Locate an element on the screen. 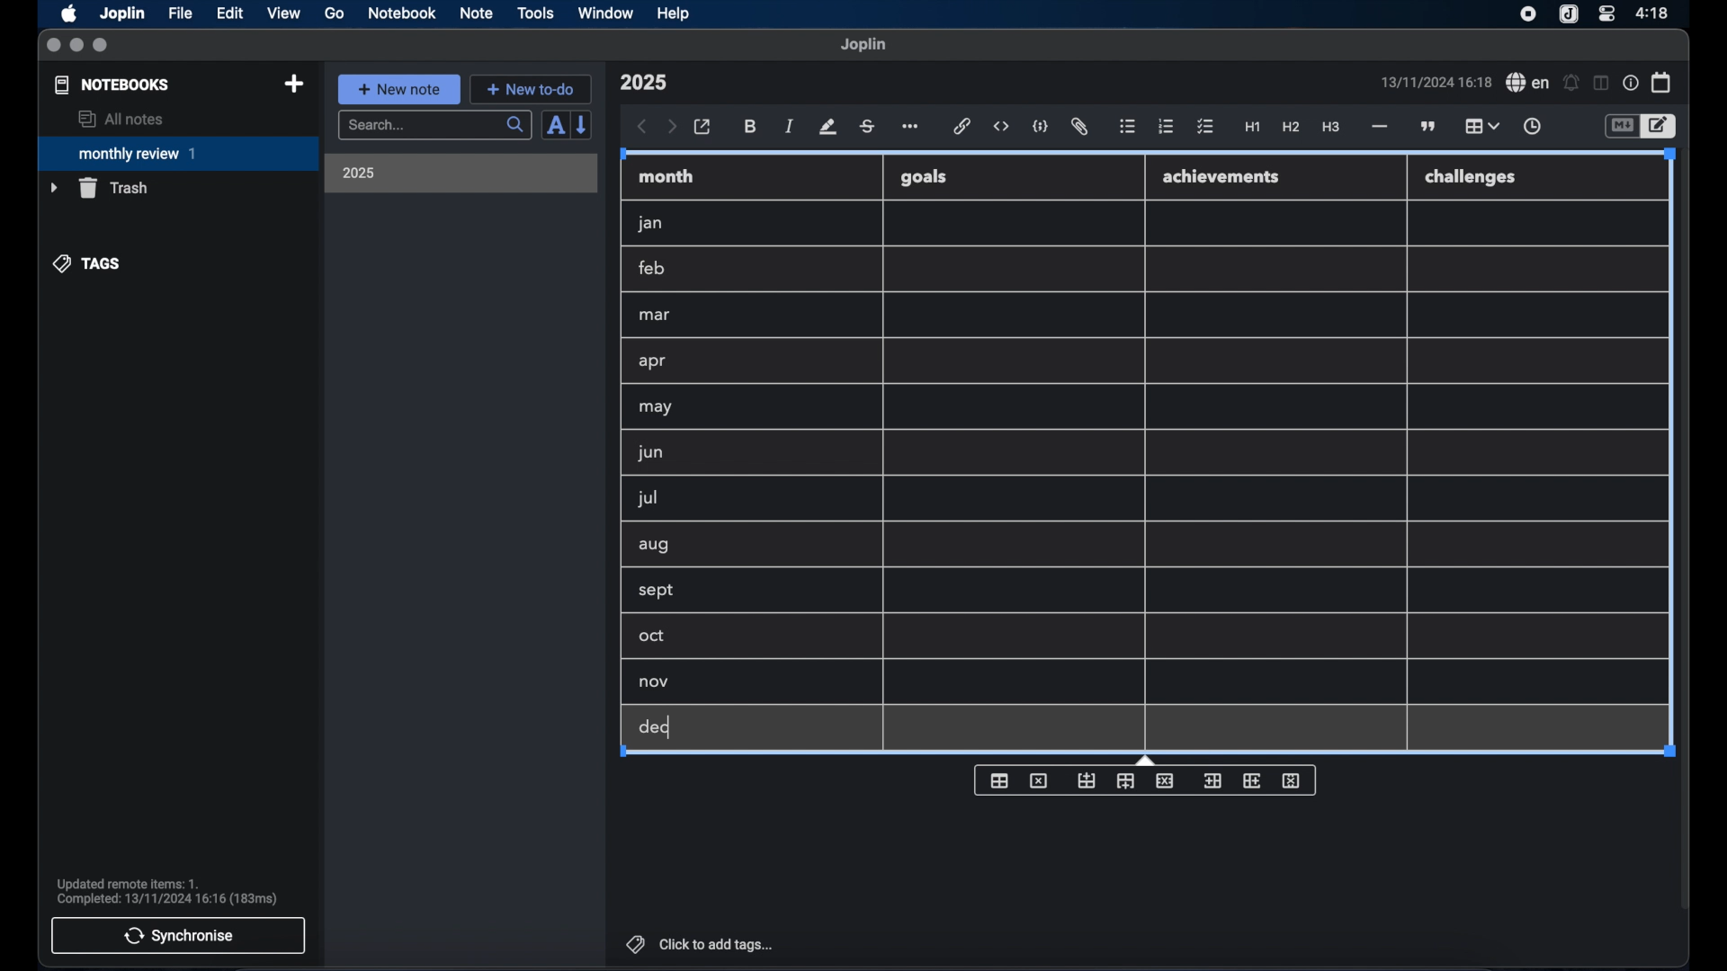 This screenshot has height=971, width=1727. apple icon is located at coordinates (67, 13).